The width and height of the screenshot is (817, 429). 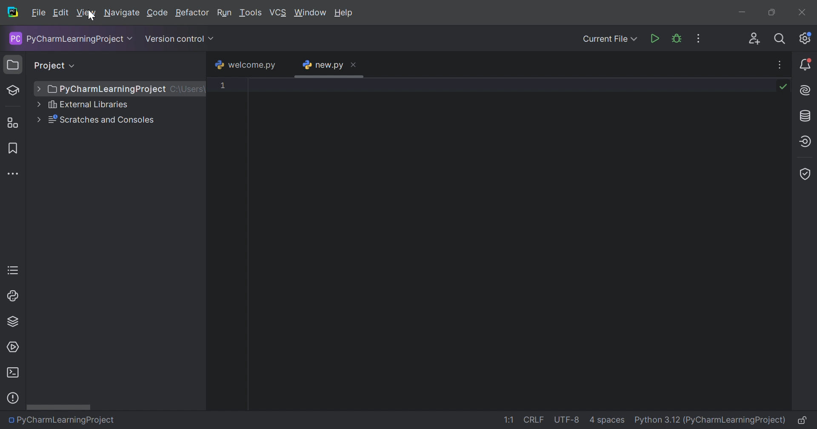 What do you see at coordinates (245, 65) in the screenshot?
I see `welcome.py` at bounding box center [245, 65].